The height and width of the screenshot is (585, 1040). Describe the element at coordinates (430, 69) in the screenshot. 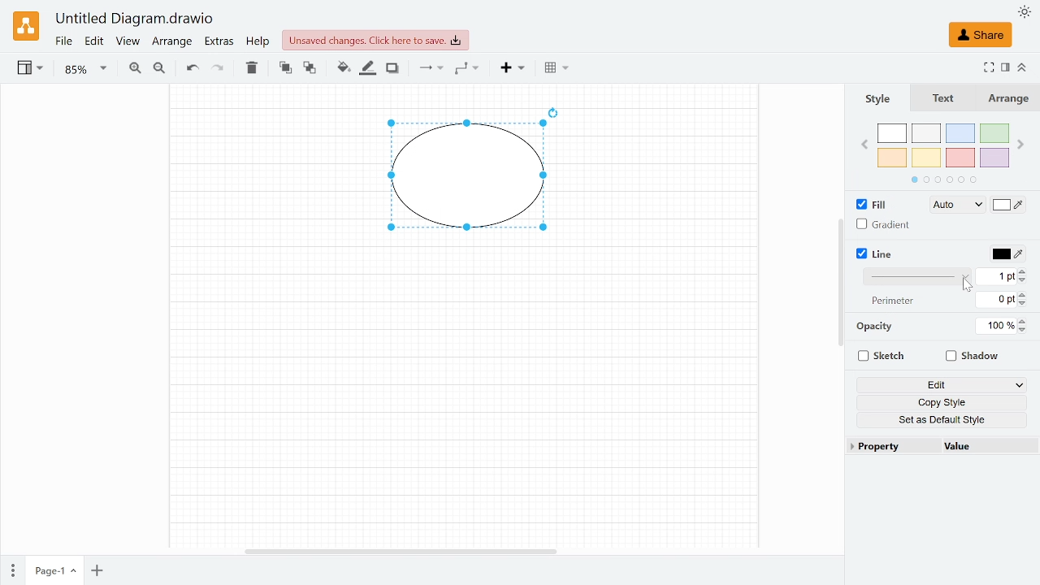

I see `Connections` at that location.